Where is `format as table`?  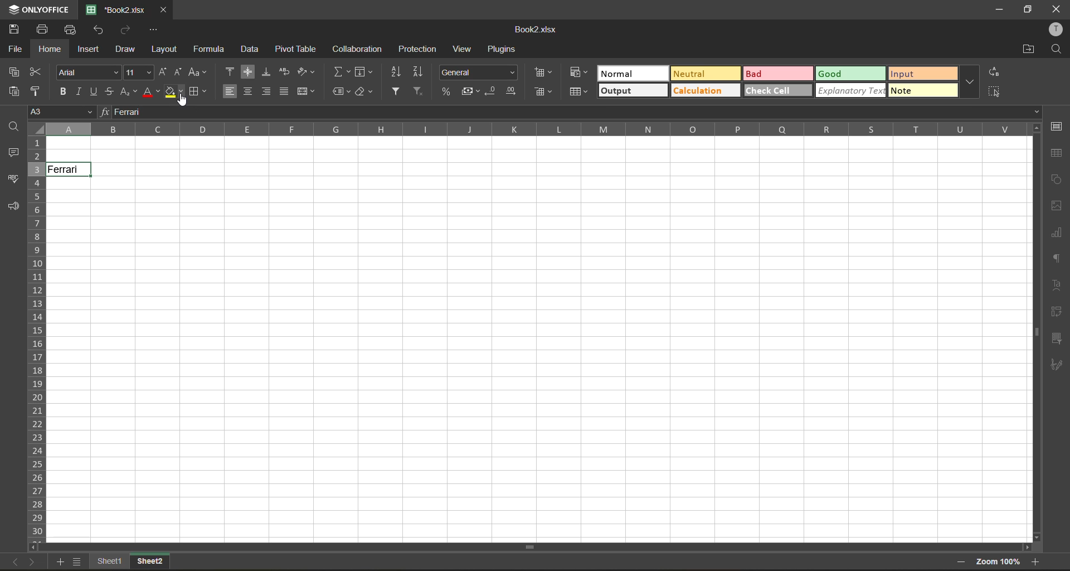
format as table is located at coordinates (577, 93).